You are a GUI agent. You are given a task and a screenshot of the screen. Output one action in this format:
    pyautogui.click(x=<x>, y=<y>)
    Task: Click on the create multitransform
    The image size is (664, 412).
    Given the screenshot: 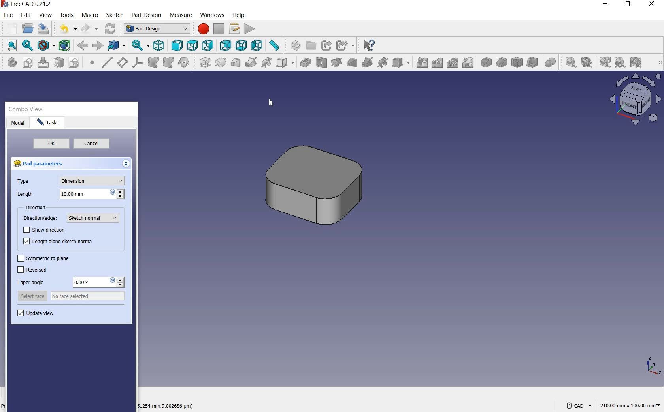 What is the action you would take?
    pyautogui.click(x=470, y=63)
    